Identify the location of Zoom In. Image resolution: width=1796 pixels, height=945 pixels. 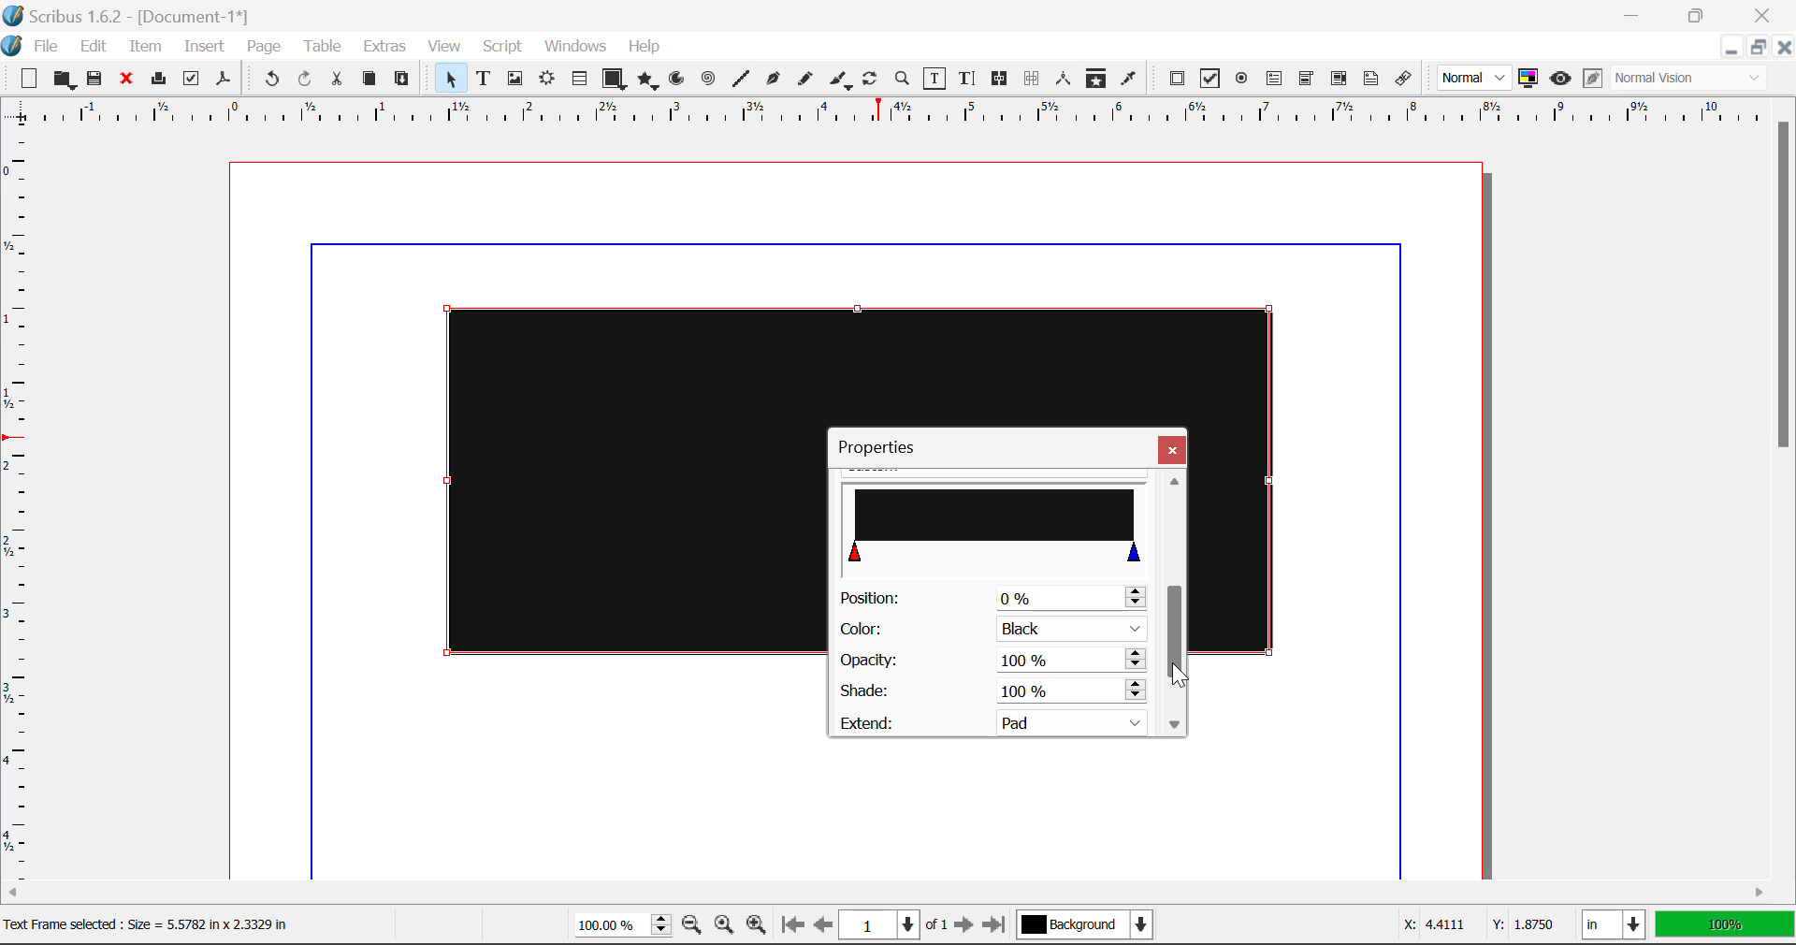
(757, 927).